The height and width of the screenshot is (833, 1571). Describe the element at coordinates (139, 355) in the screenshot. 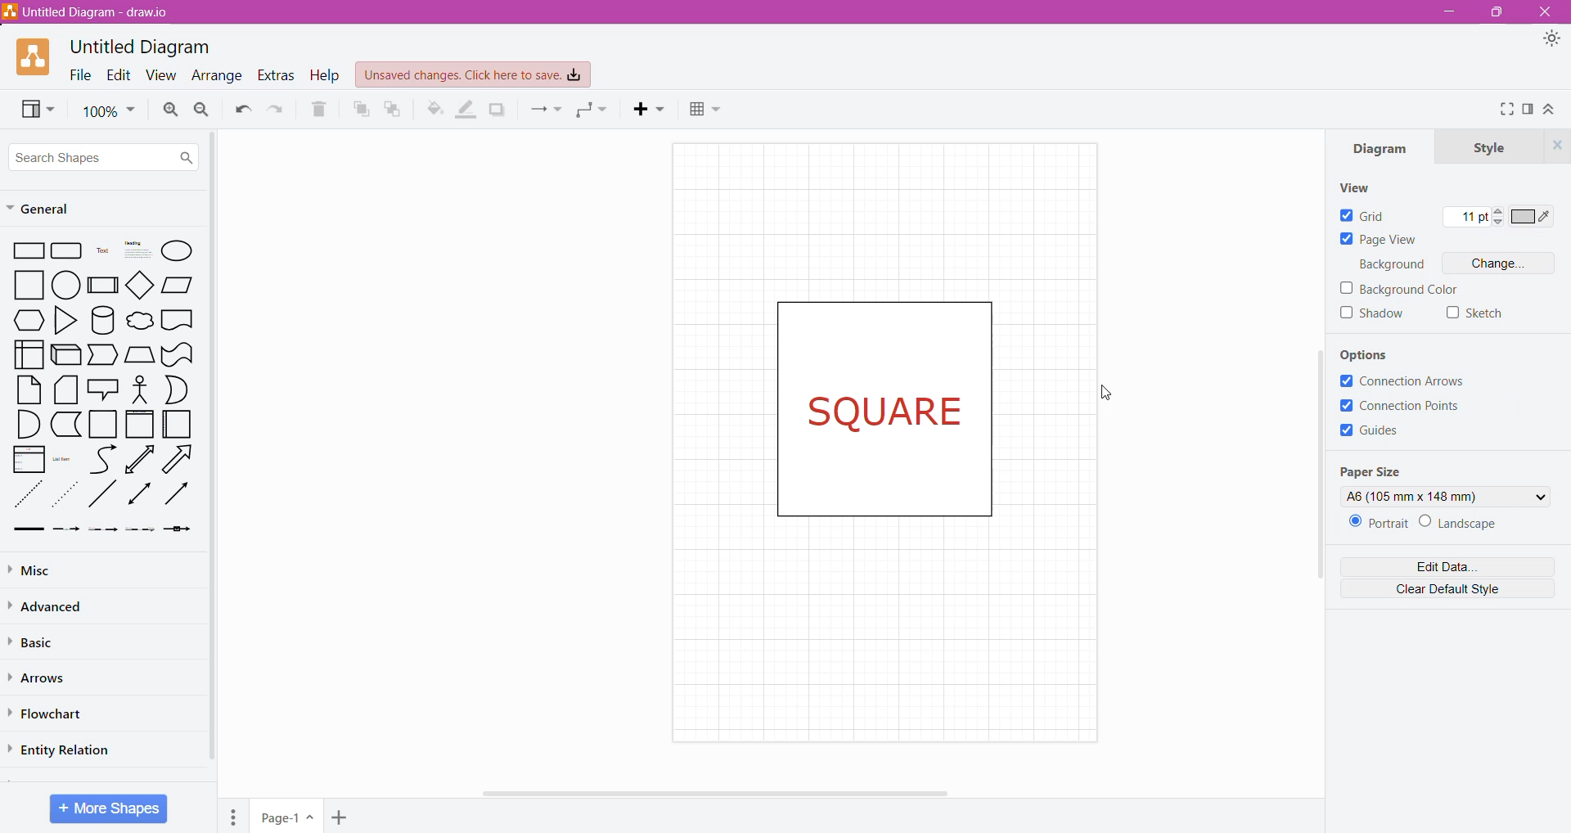

I see `Manual Input` at that location.